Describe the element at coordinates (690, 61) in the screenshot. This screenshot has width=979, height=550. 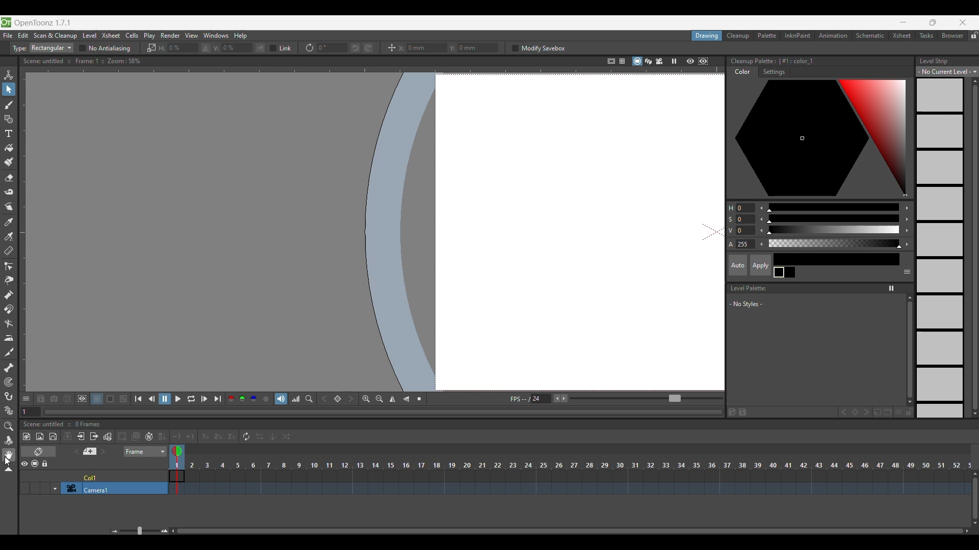
I see `Preview` at that location.